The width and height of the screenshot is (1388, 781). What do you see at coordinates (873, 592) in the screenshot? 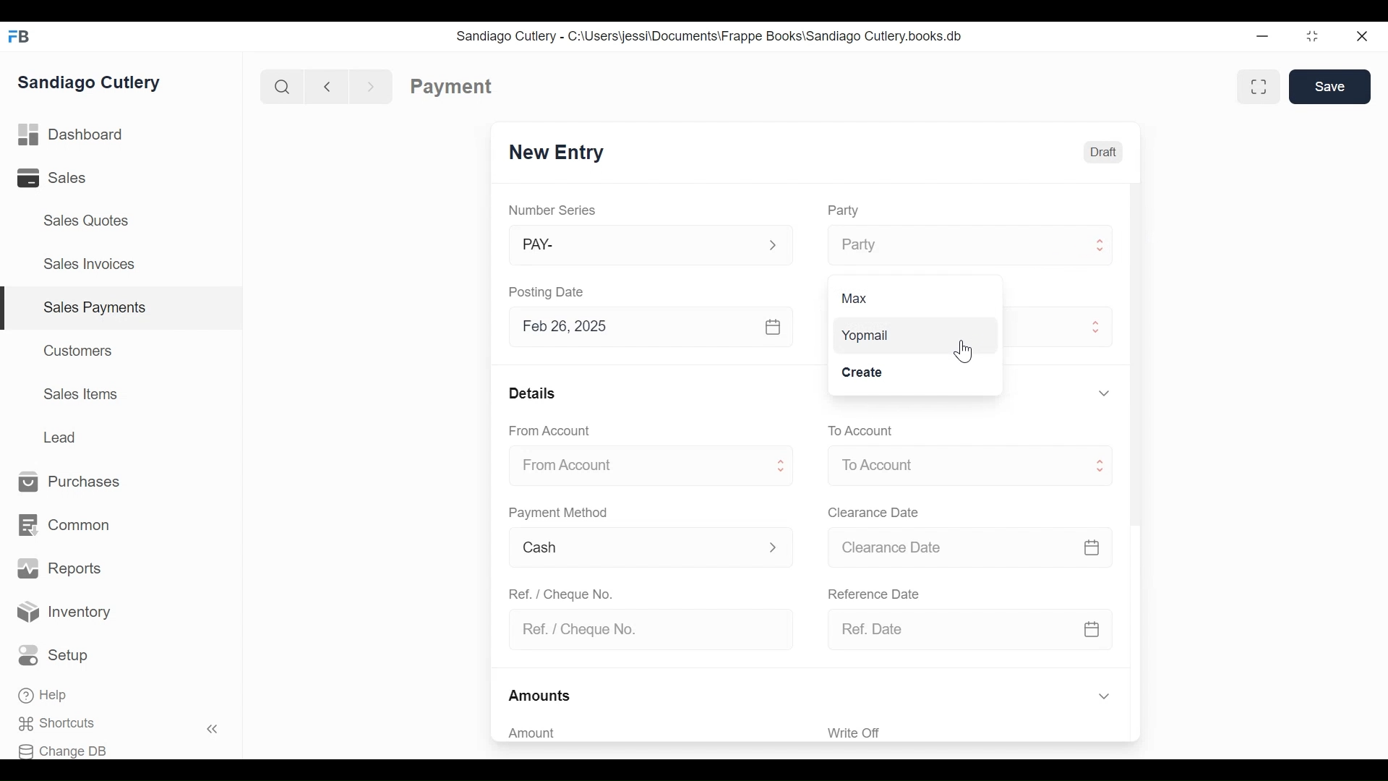
I see `Reference Date` at bounding box center [873, 592].